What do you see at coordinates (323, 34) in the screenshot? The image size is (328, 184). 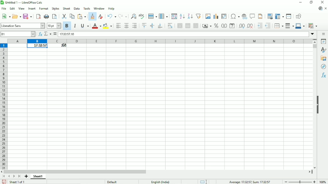 I see `Sidebar settings` at bounding box center [323, 34].